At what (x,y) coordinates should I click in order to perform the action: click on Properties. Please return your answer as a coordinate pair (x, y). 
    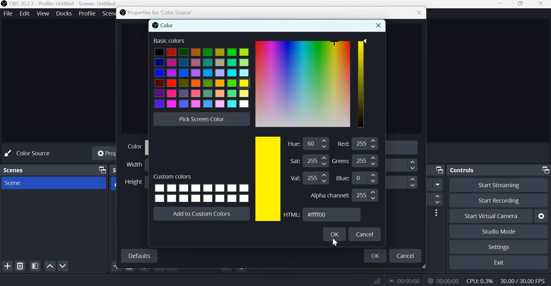
    Looking at the image, I should click on (105, 154).